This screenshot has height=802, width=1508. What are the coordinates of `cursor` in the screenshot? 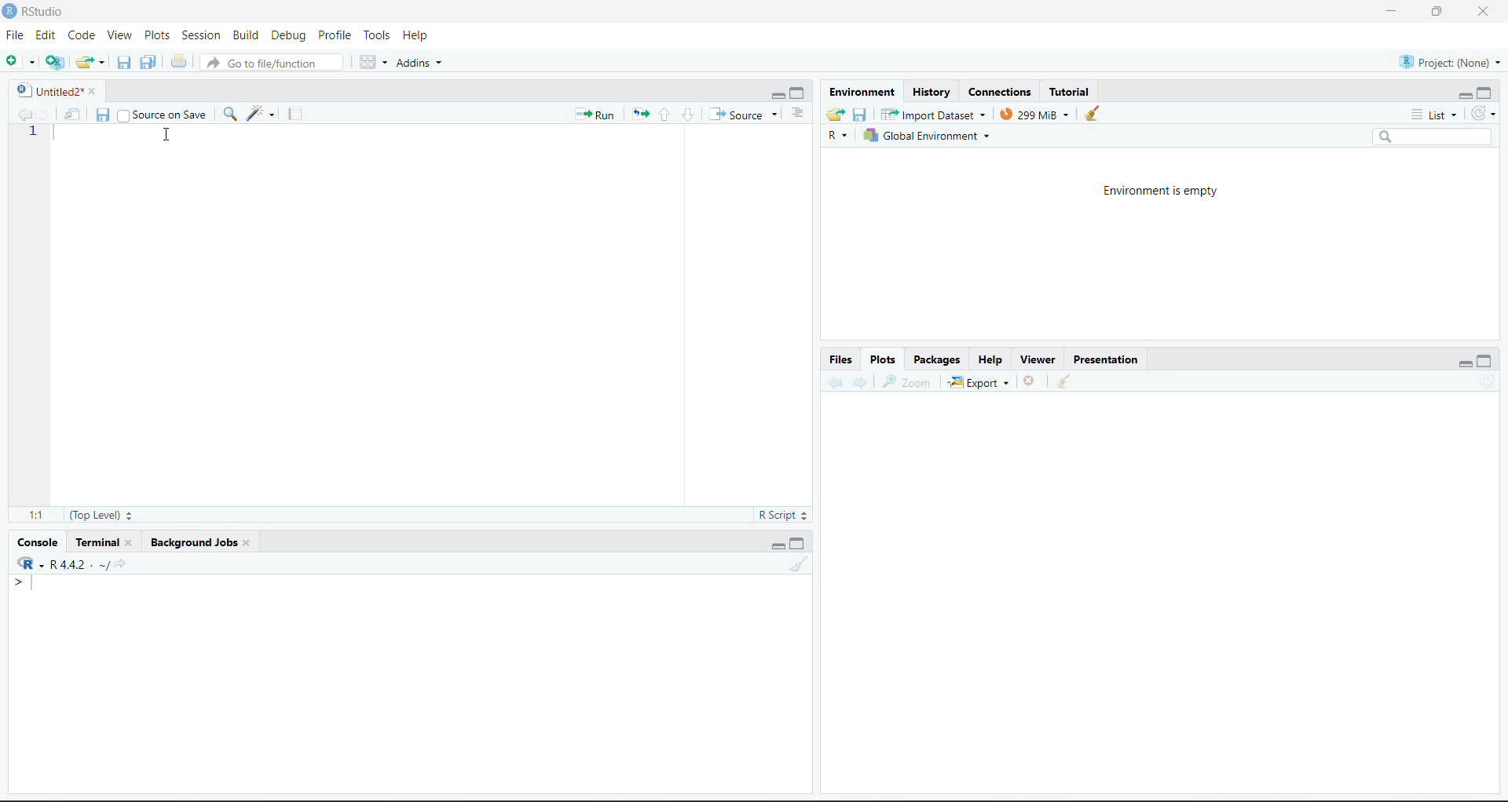 It's located at (168, 133).